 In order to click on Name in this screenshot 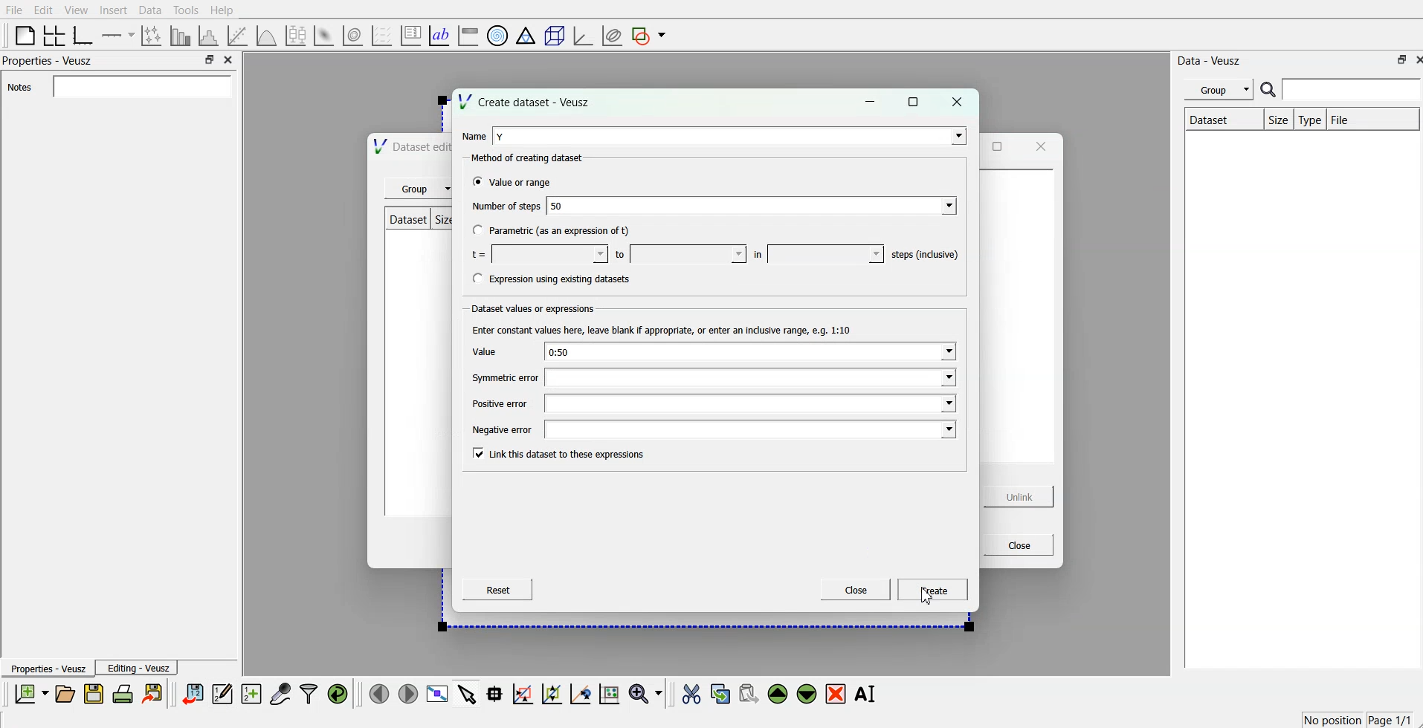, I will do `click(472, 134)`.